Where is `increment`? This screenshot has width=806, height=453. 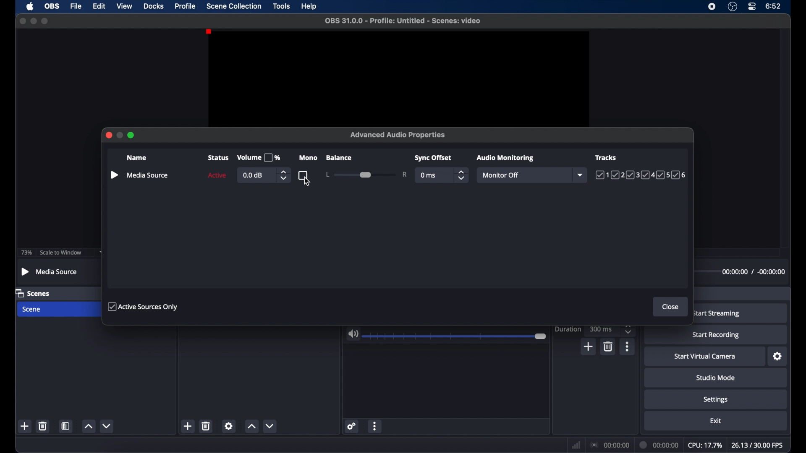
increment is located at coordinates (88, 426).